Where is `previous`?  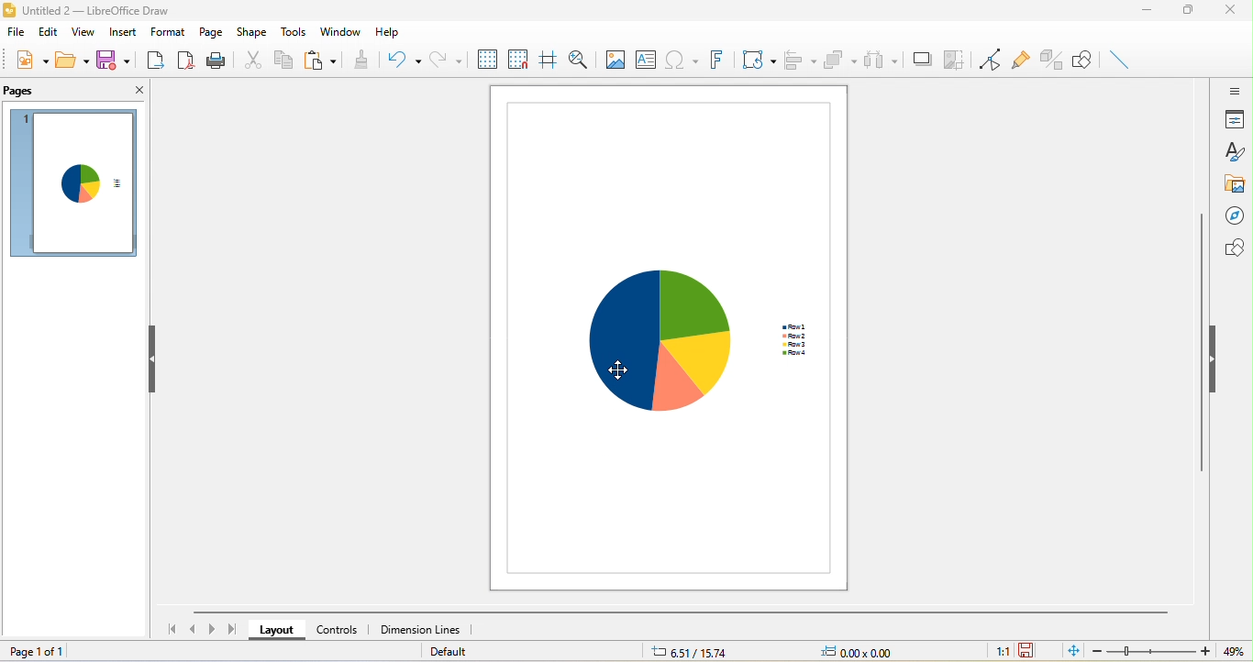
previous is located at coordinates (195, 627).